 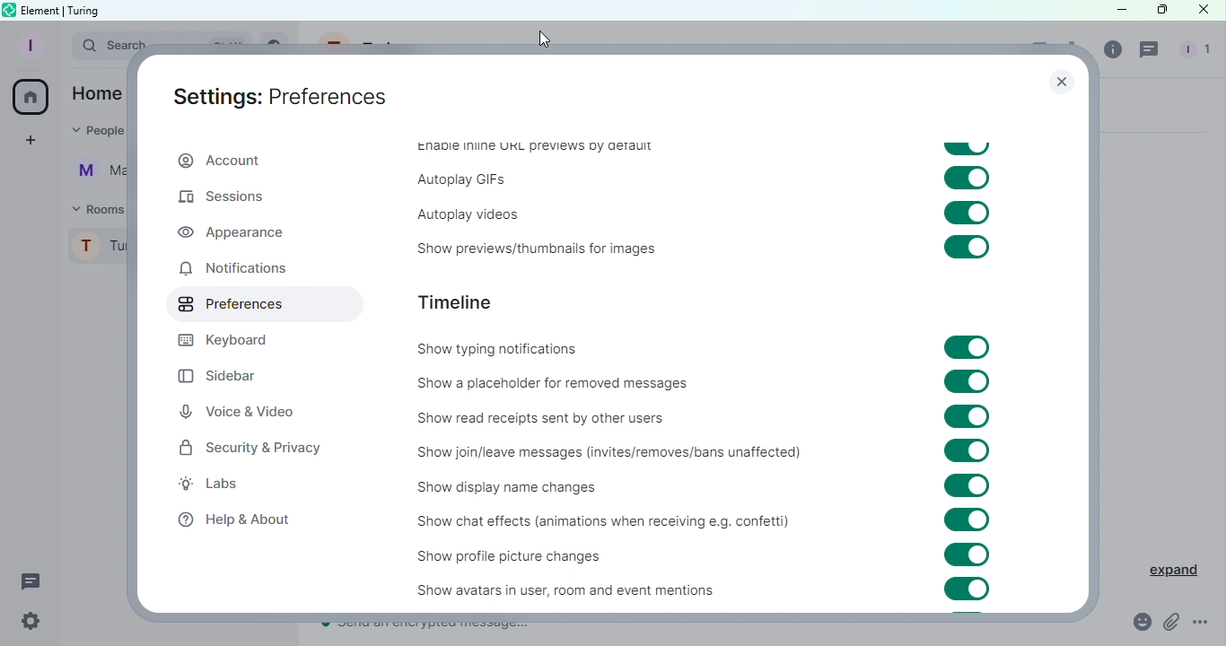 I want to click on SHow a placeholder for removed messages, so click(x=557, y=382).